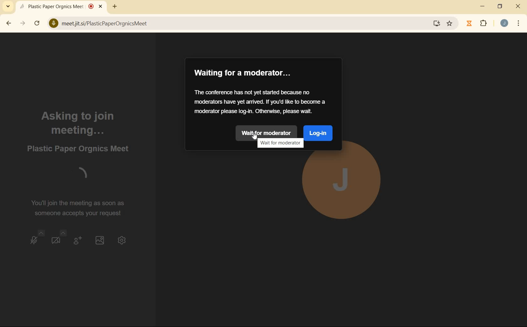  Describe the element at coordinates (484, 24) in the screenshot. I see `extensions` at that location.